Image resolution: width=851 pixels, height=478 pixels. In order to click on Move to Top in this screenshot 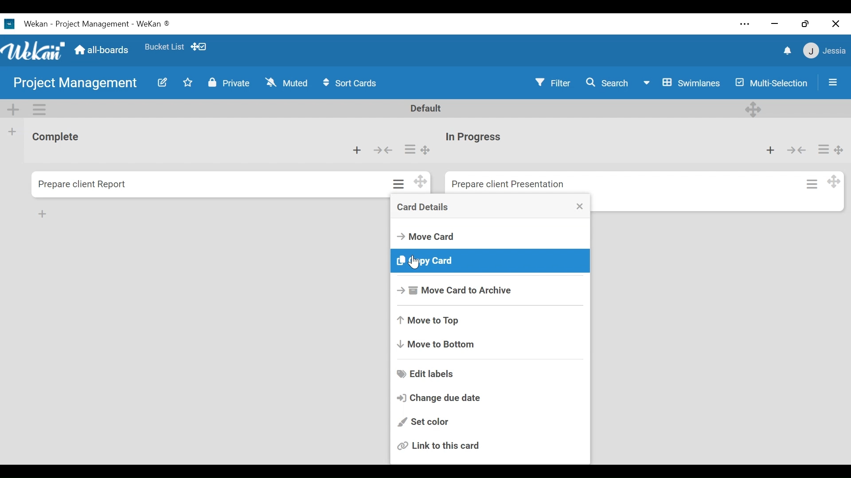, I will do `click(429, 320)`.